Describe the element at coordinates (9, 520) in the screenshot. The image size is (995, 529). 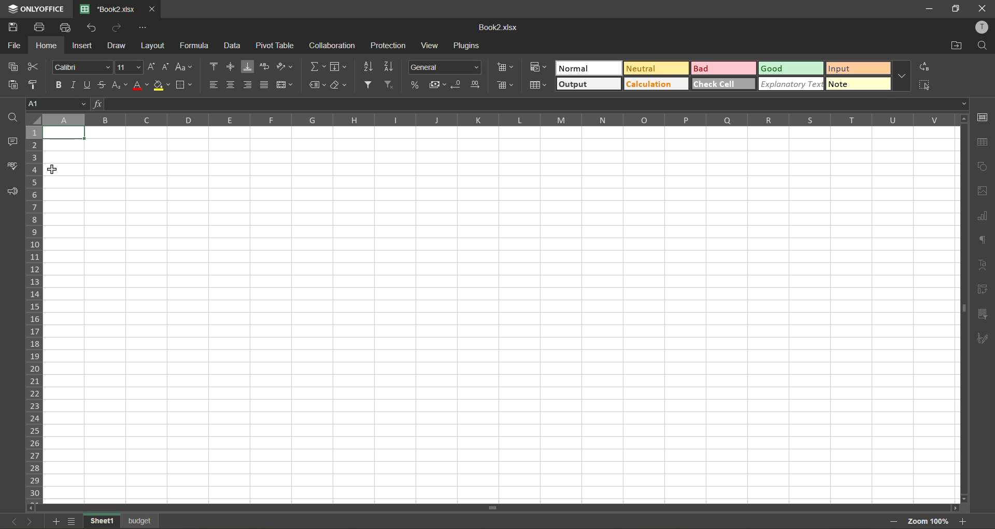
I see `previous` at that location.